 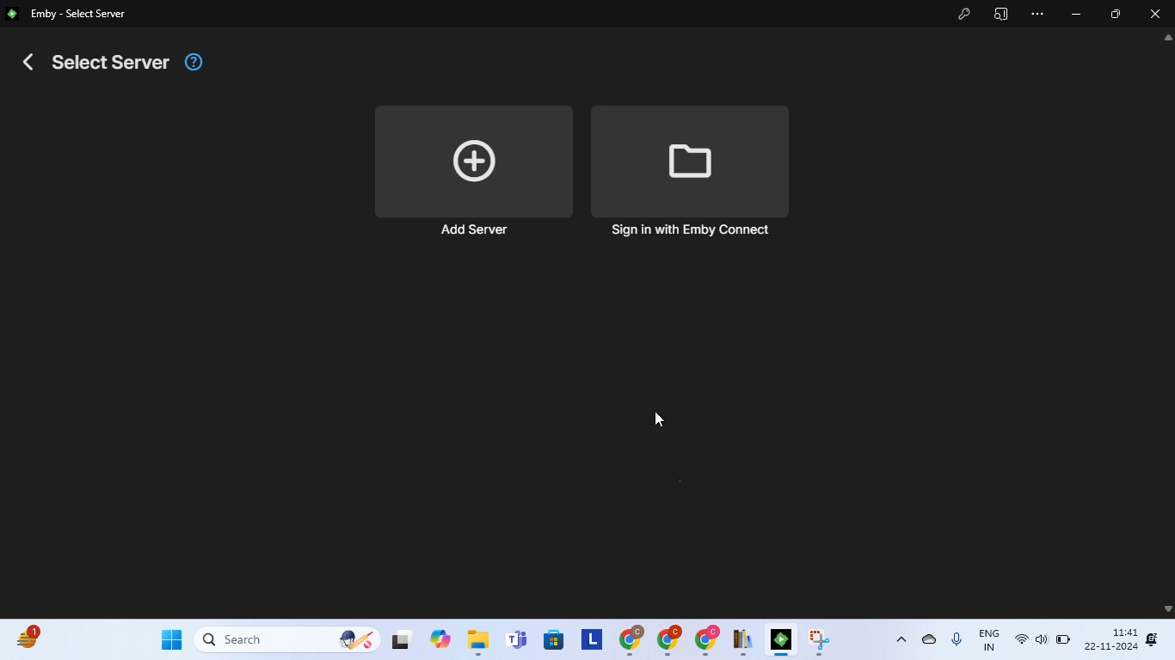 I want to click on help, so click(x=194, y=63).